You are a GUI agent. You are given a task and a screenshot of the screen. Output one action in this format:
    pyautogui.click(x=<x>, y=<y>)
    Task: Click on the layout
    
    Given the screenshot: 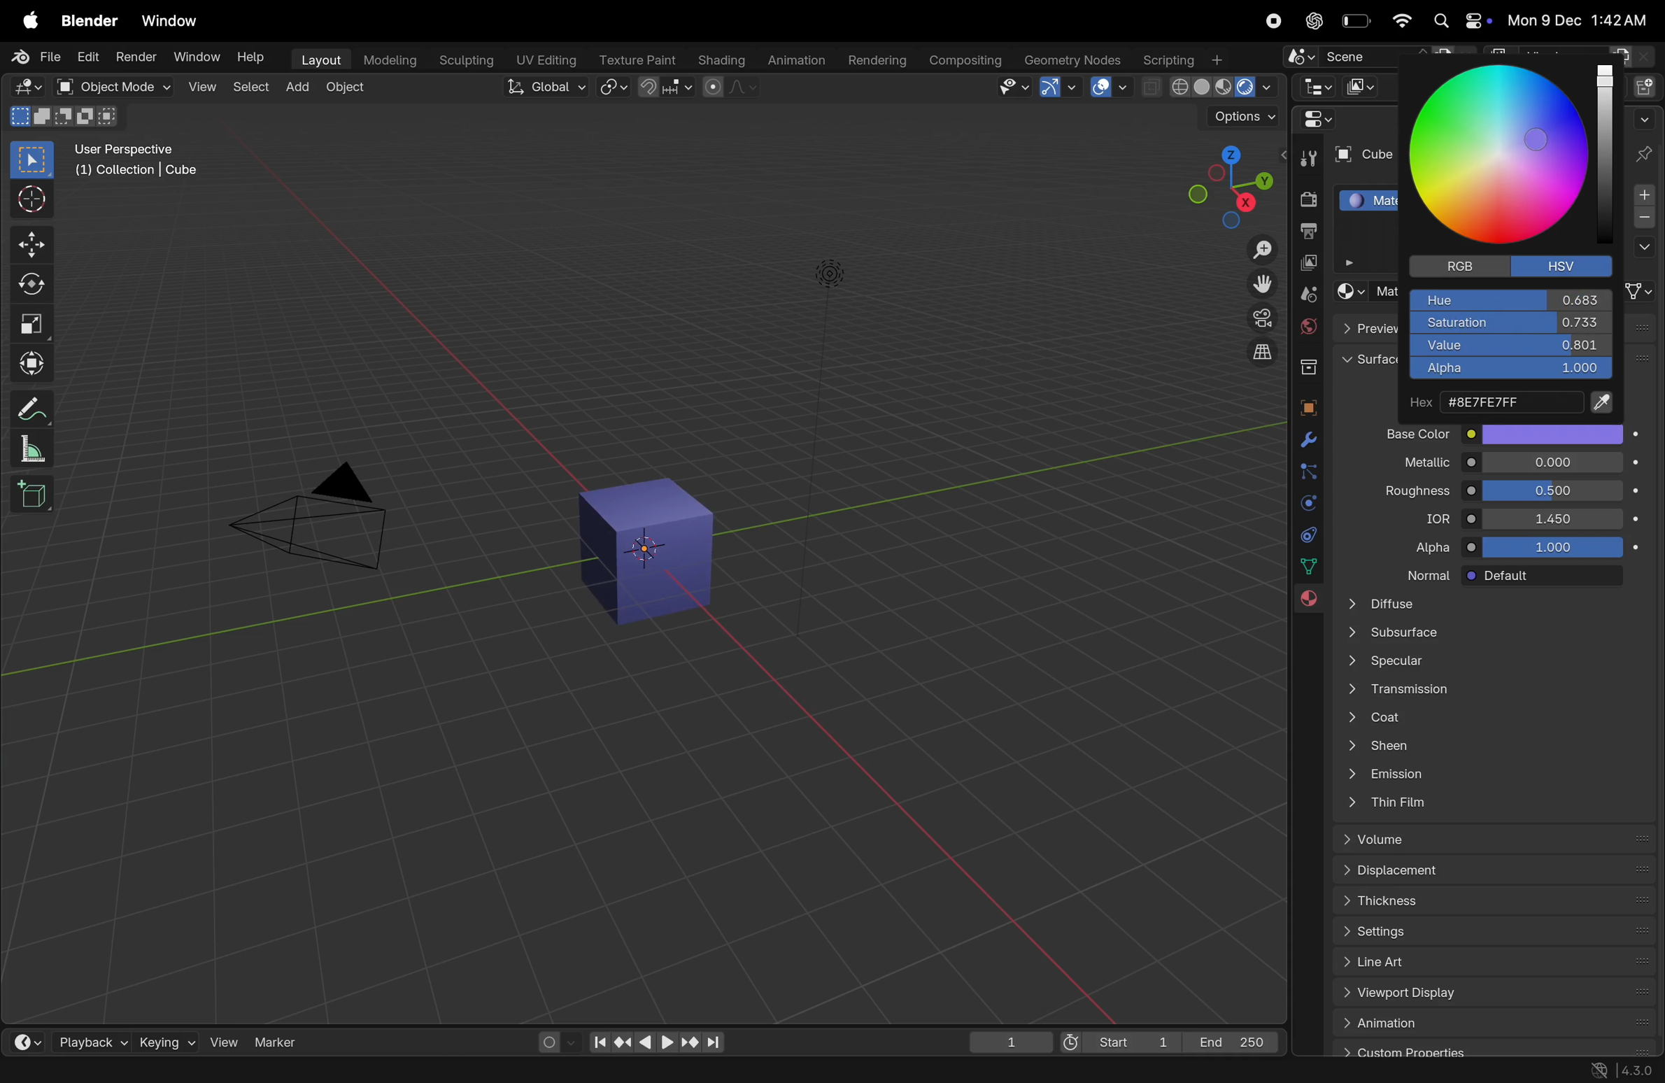 What is the action you would take?
    pyautogui.click(x=319, y=61)
    